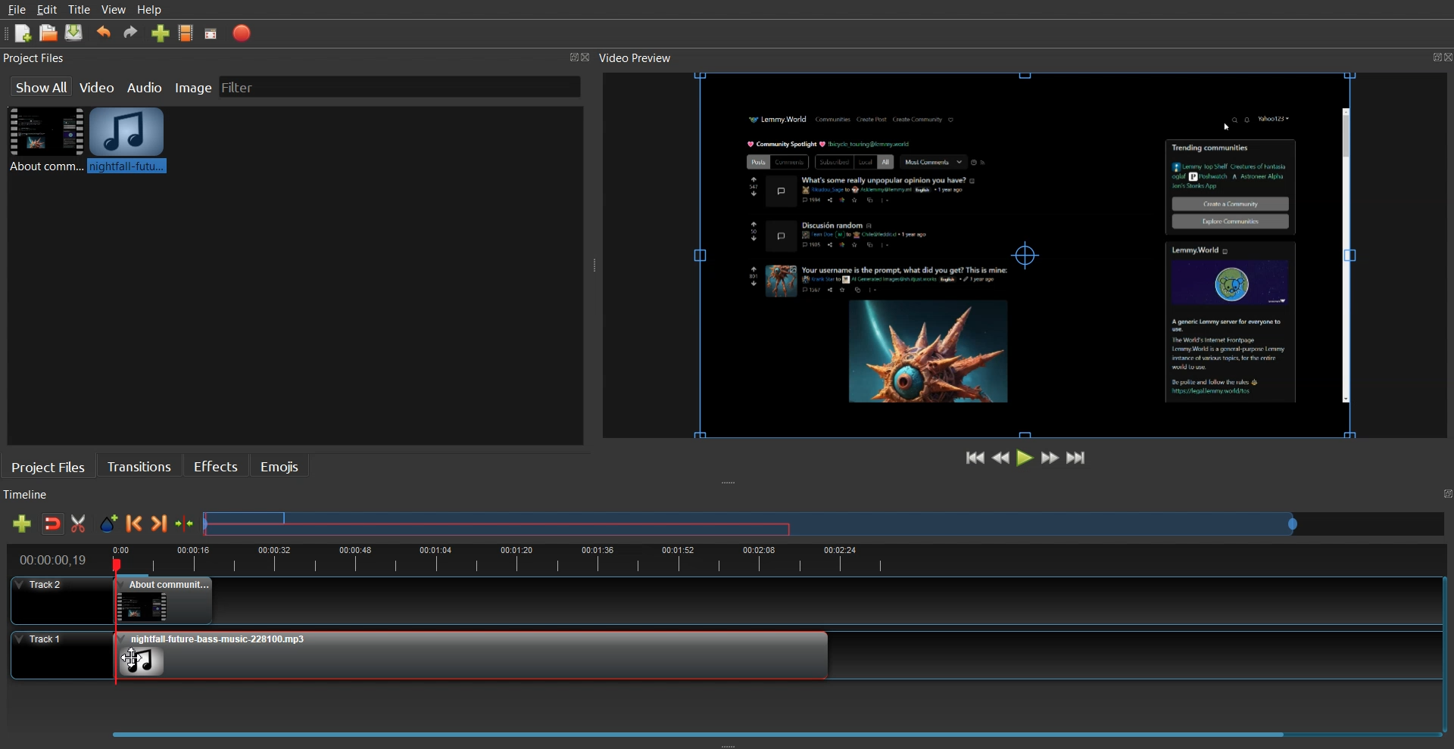 The image size is (1454, 749). I want to click on Video Preview, so click(643, 58).